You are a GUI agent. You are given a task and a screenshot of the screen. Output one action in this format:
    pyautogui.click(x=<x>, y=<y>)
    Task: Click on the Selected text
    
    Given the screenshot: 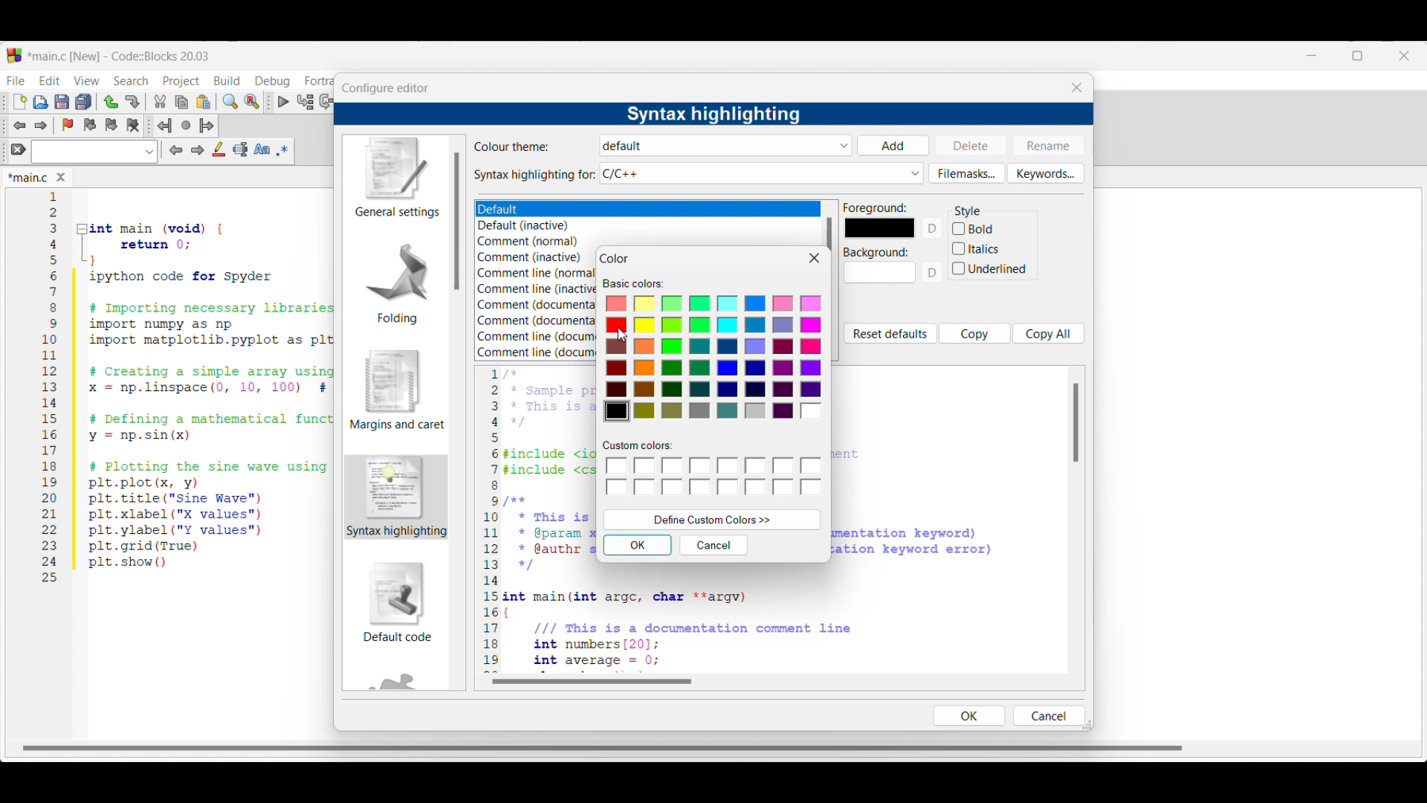 What is the action you would take?
    pyautogui.click(x=241, y=149)
    